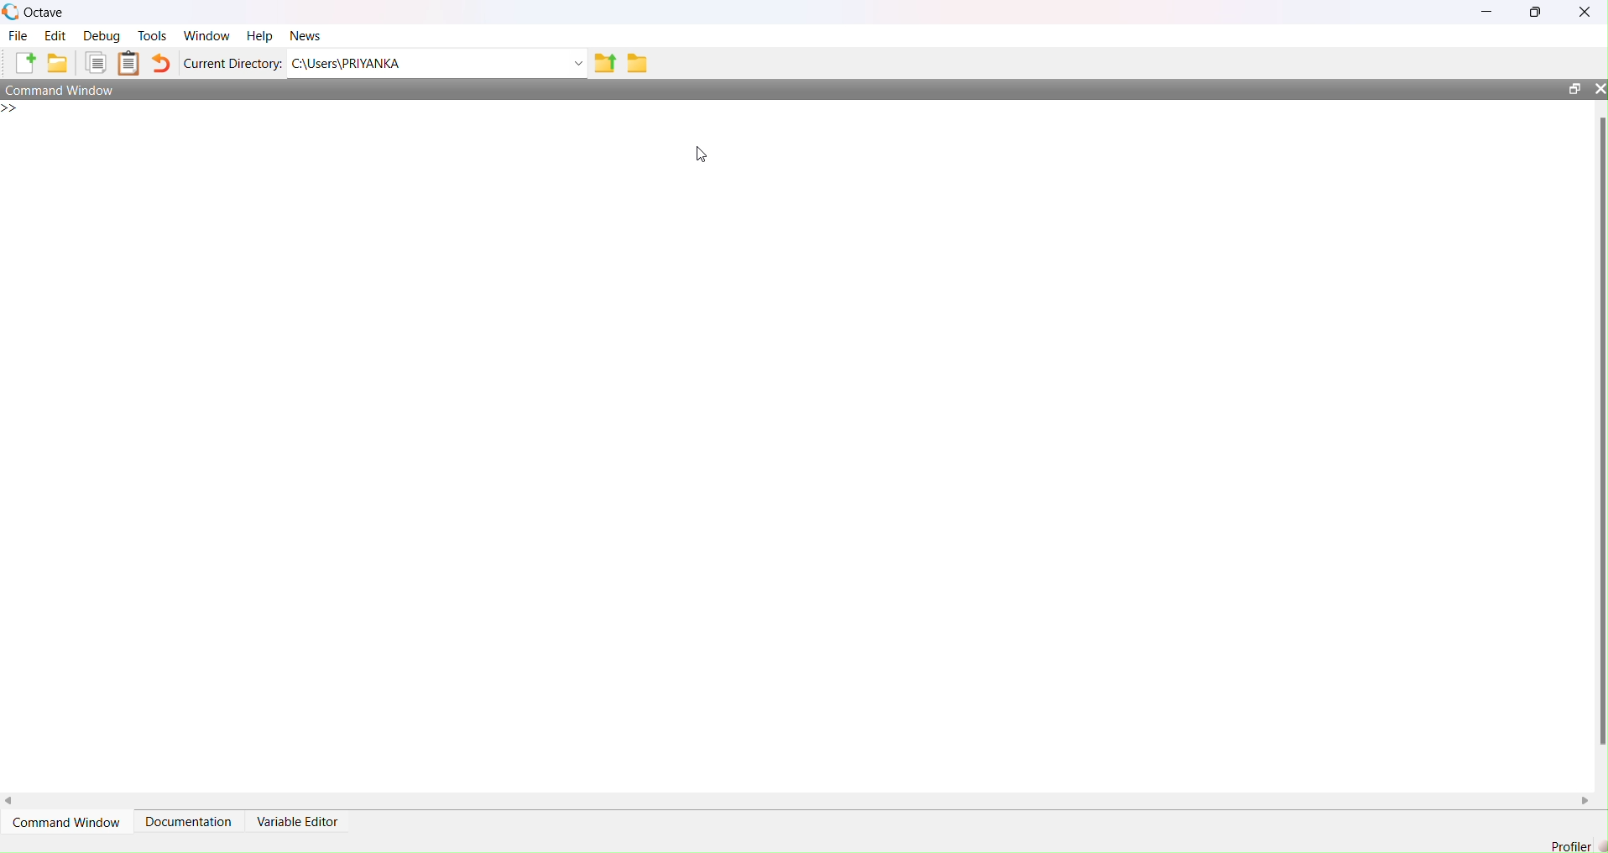  Describe the element at coordinates (640, 65) in the screenshot. I see `save` at that location.